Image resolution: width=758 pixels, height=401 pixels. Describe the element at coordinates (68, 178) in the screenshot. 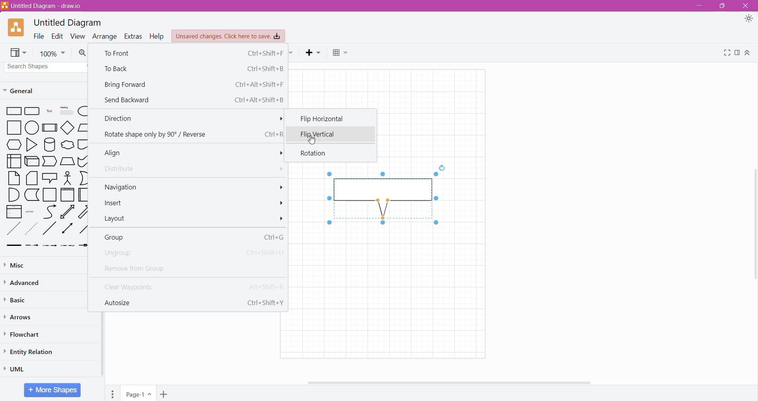

I see `Stick Figure` at that location.